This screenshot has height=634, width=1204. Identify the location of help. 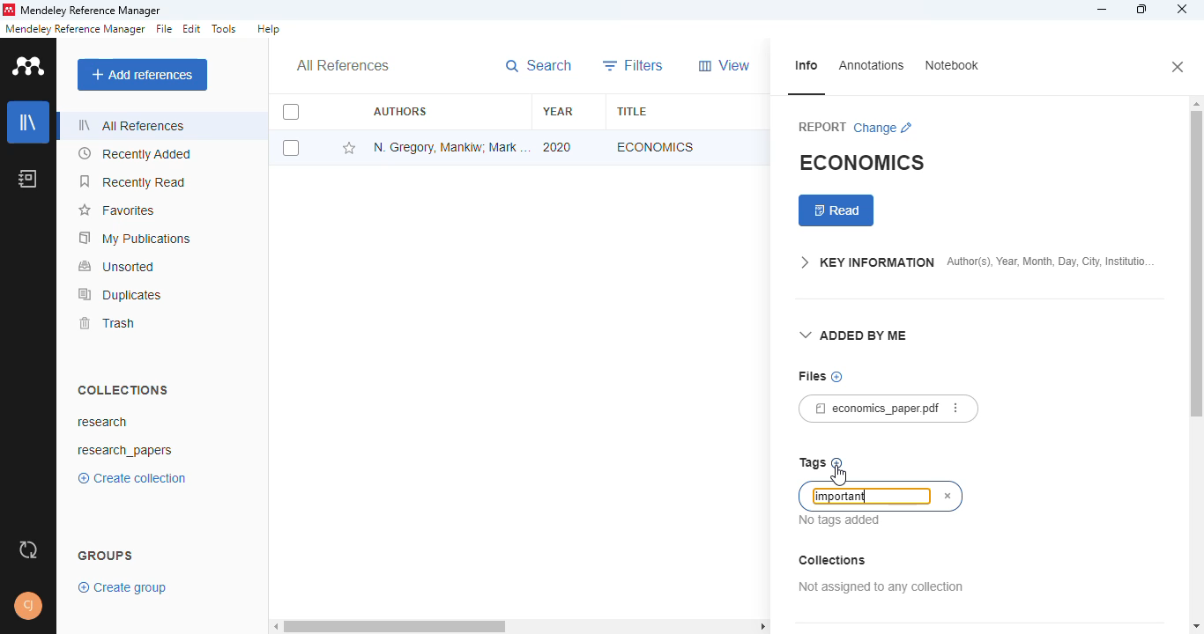
(268, 29).